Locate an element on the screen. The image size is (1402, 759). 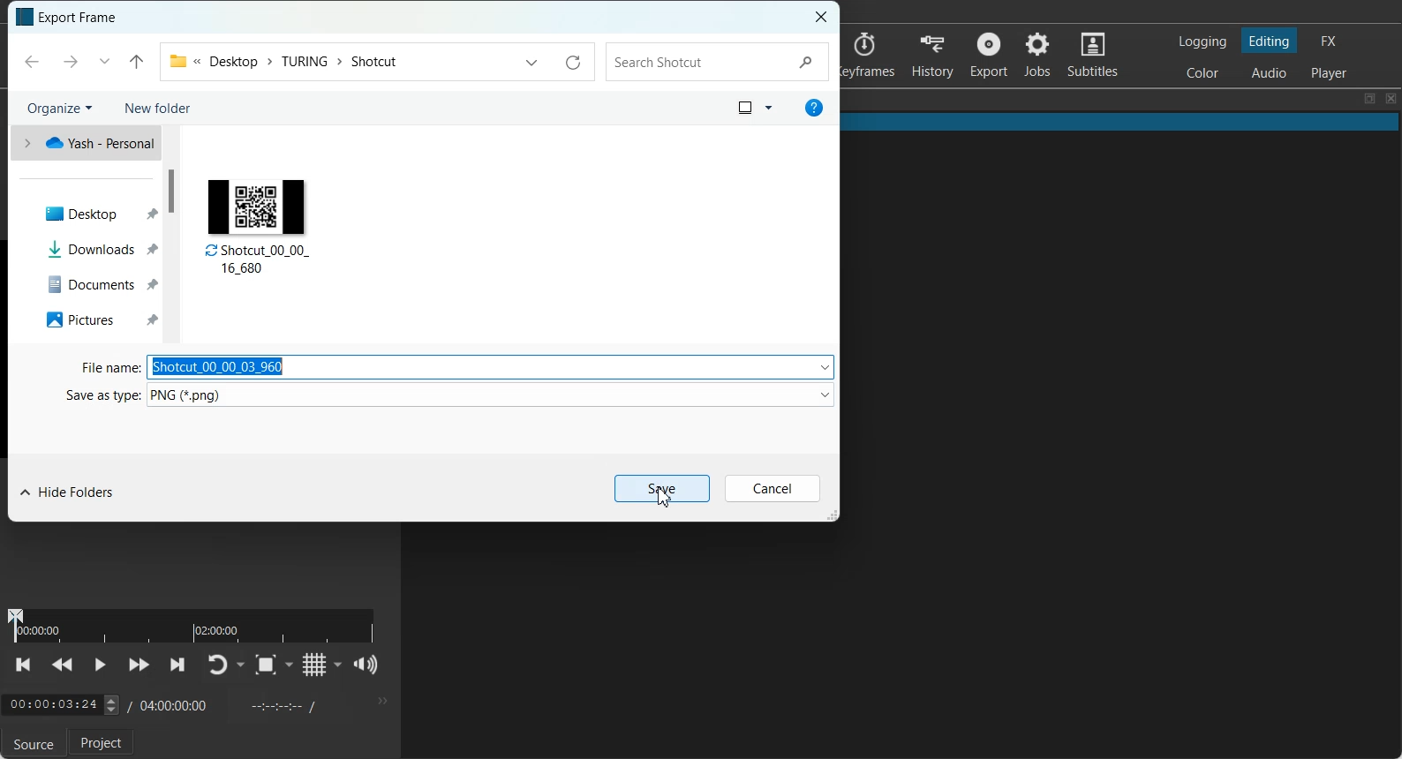
Search Bar is located at coordinates (720, 61).